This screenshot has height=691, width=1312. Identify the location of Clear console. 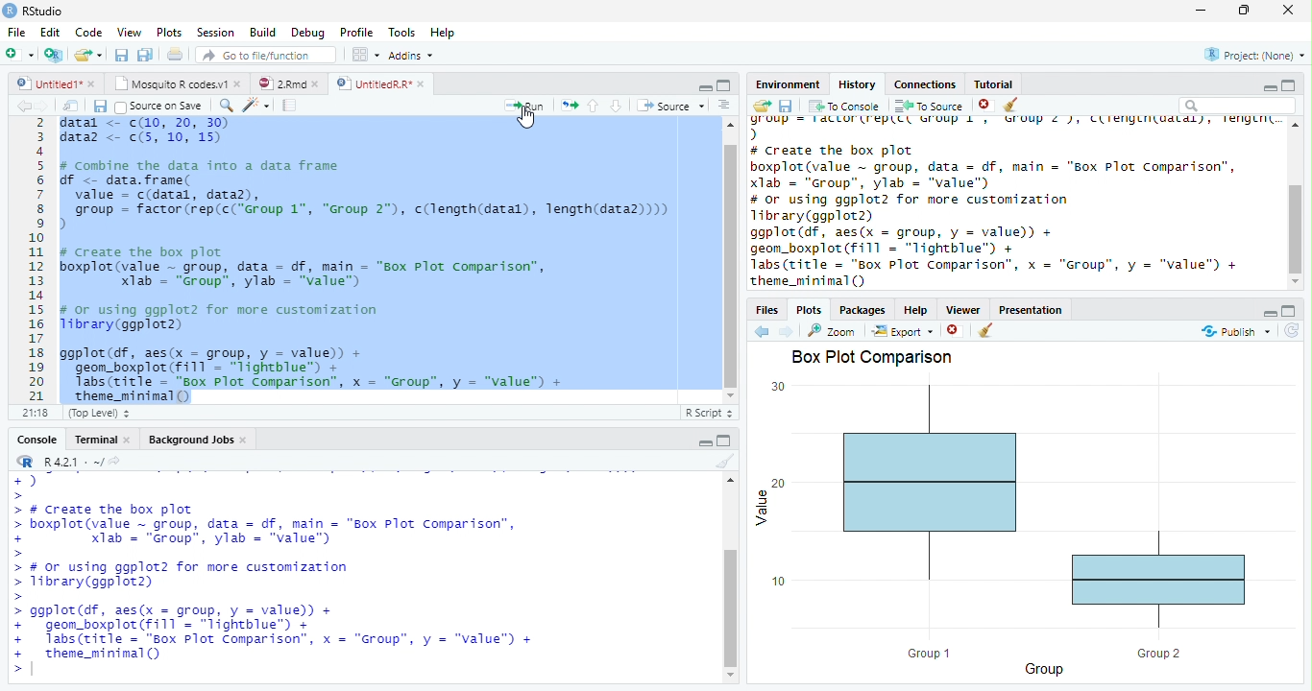
(726, 461).